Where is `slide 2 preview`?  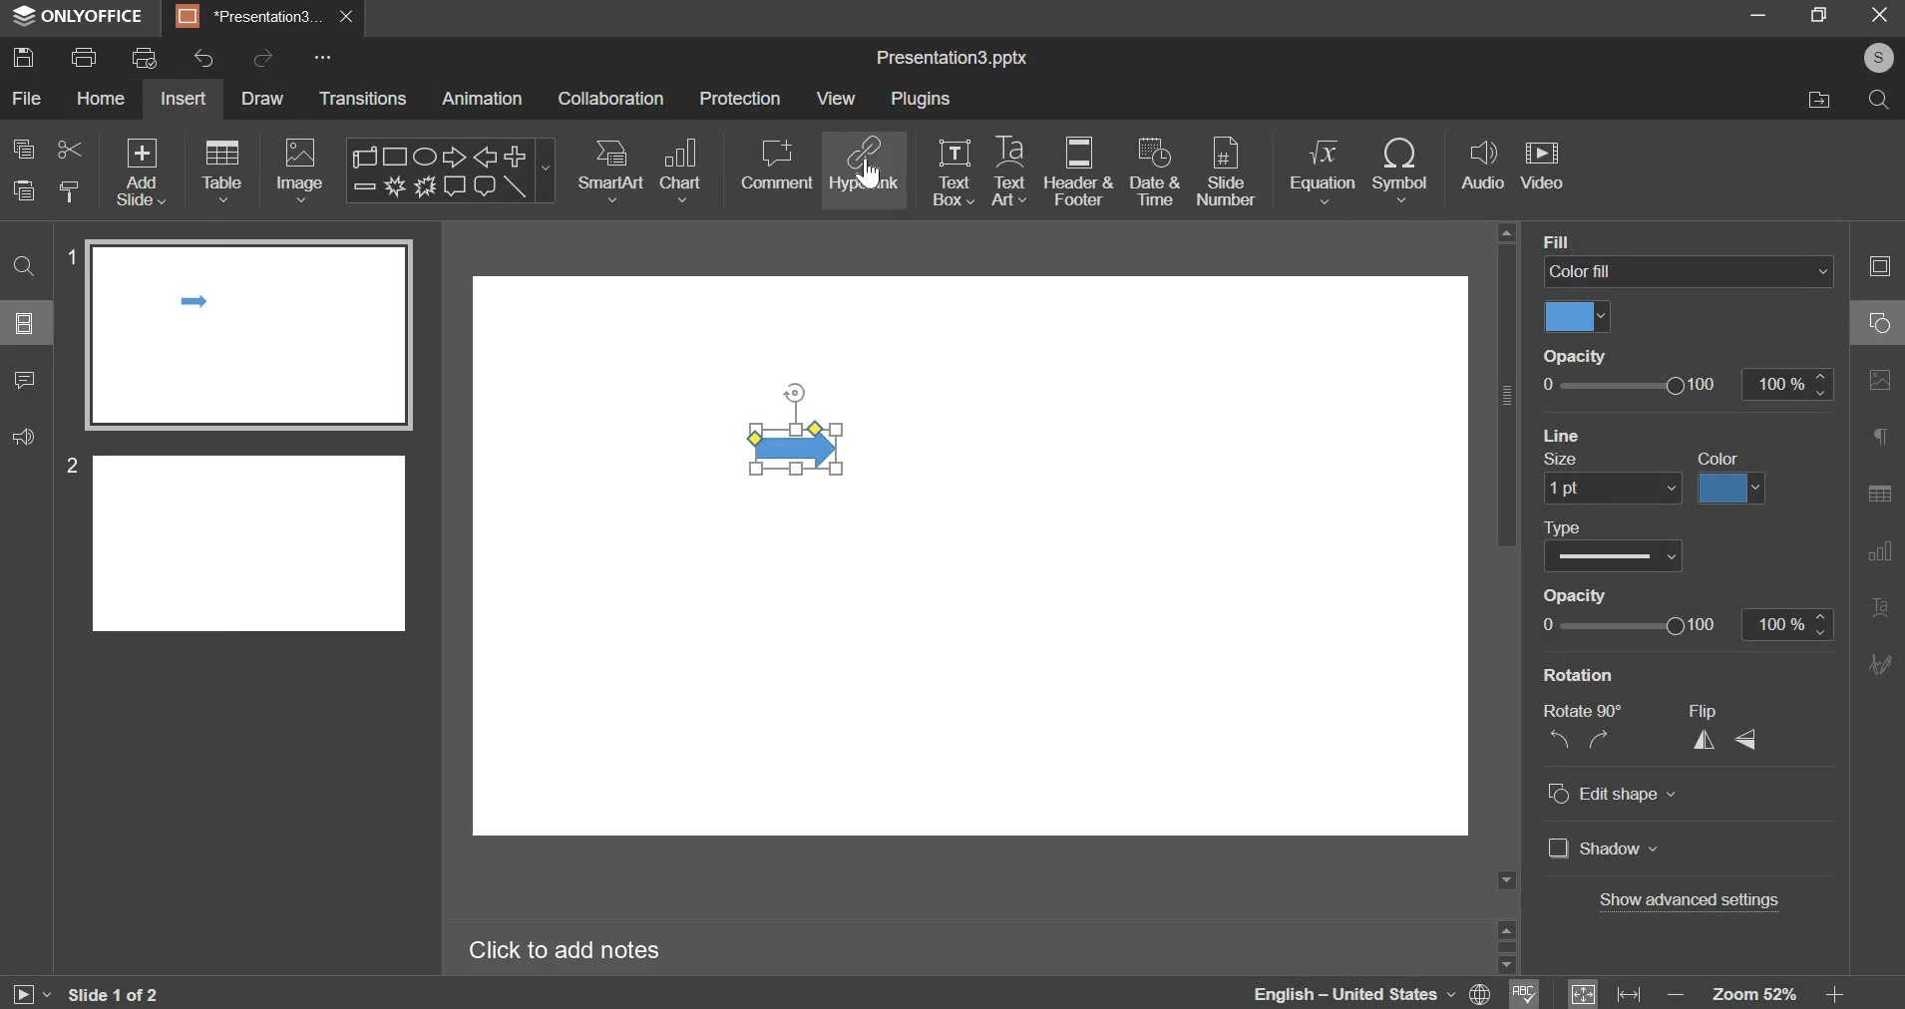
slide 2 preview is located at coordinates (250, 540).